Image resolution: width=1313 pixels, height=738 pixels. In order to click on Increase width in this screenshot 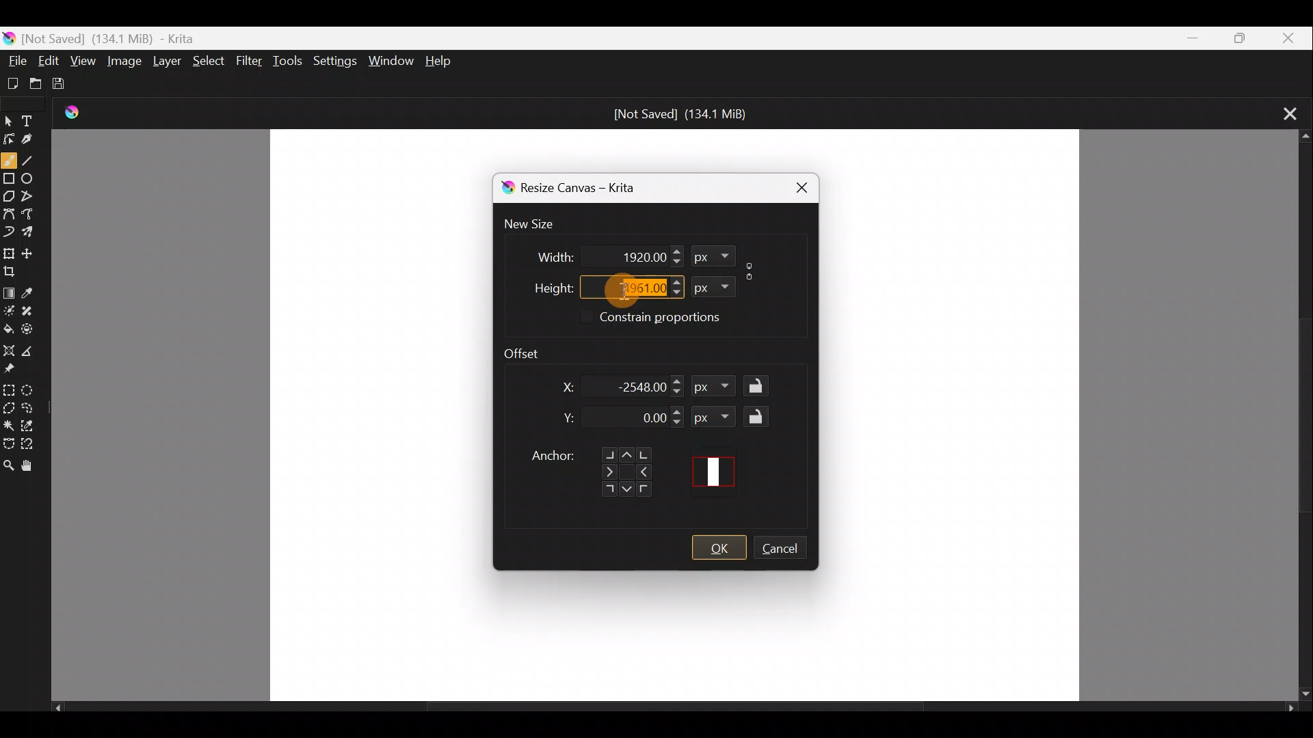, I will do `click(676, 250)`.